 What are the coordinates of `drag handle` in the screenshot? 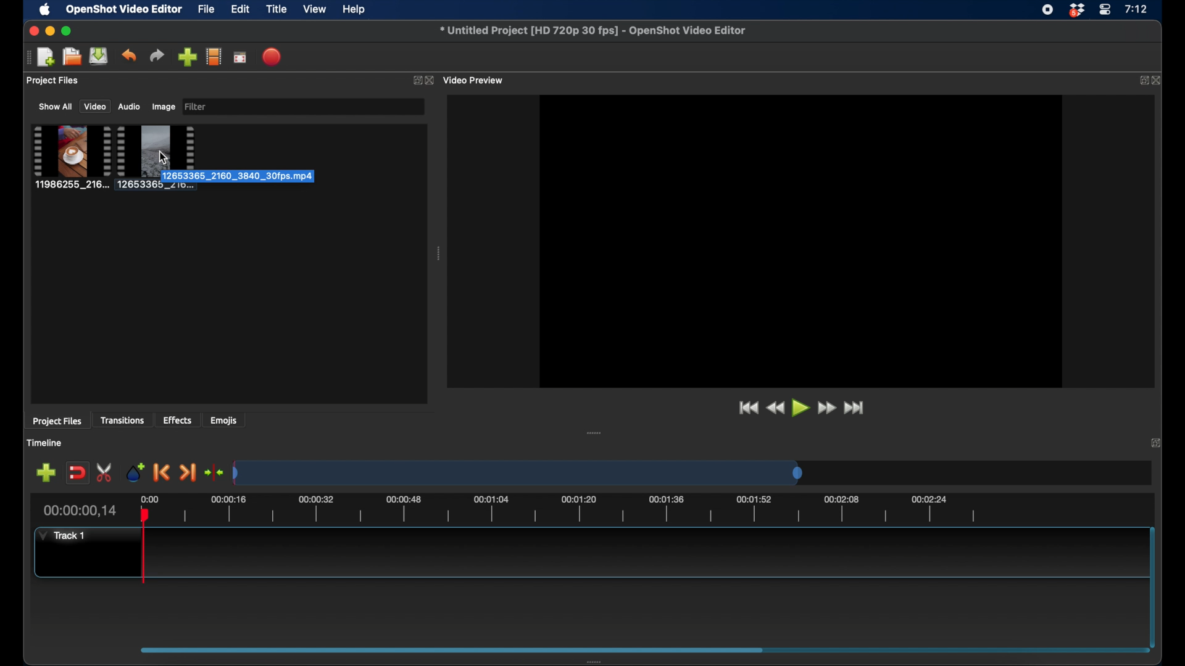 It's located at (438, 253).